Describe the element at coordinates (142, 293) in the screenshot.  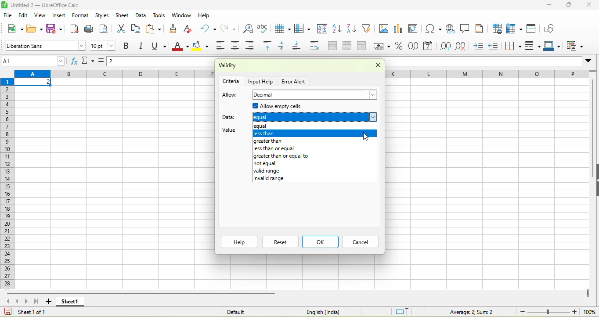
I see `horizontal scroll bar` at that location.